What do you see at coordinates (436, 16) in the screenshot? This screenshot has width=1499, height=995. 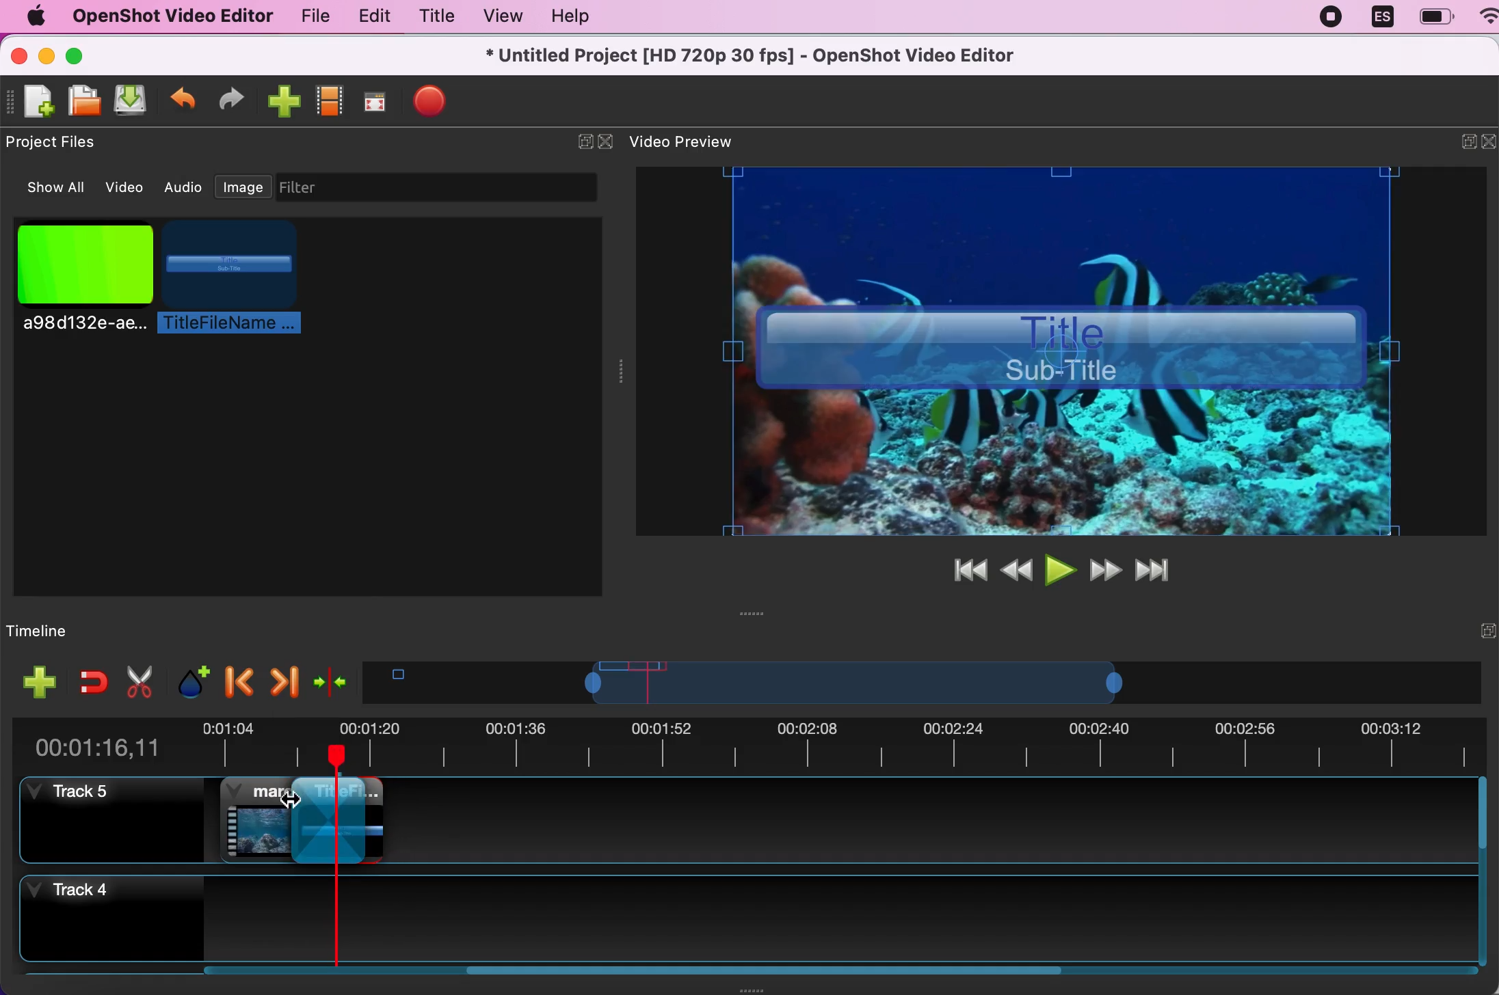 I see `title` at bounding box center [436, 16].